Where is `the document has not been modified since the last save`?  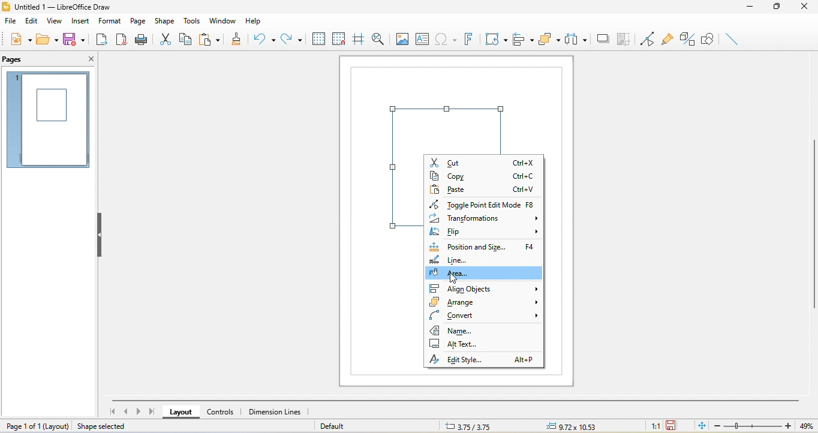 the document has not been modified since the last save is located at coordinates (675, 426).